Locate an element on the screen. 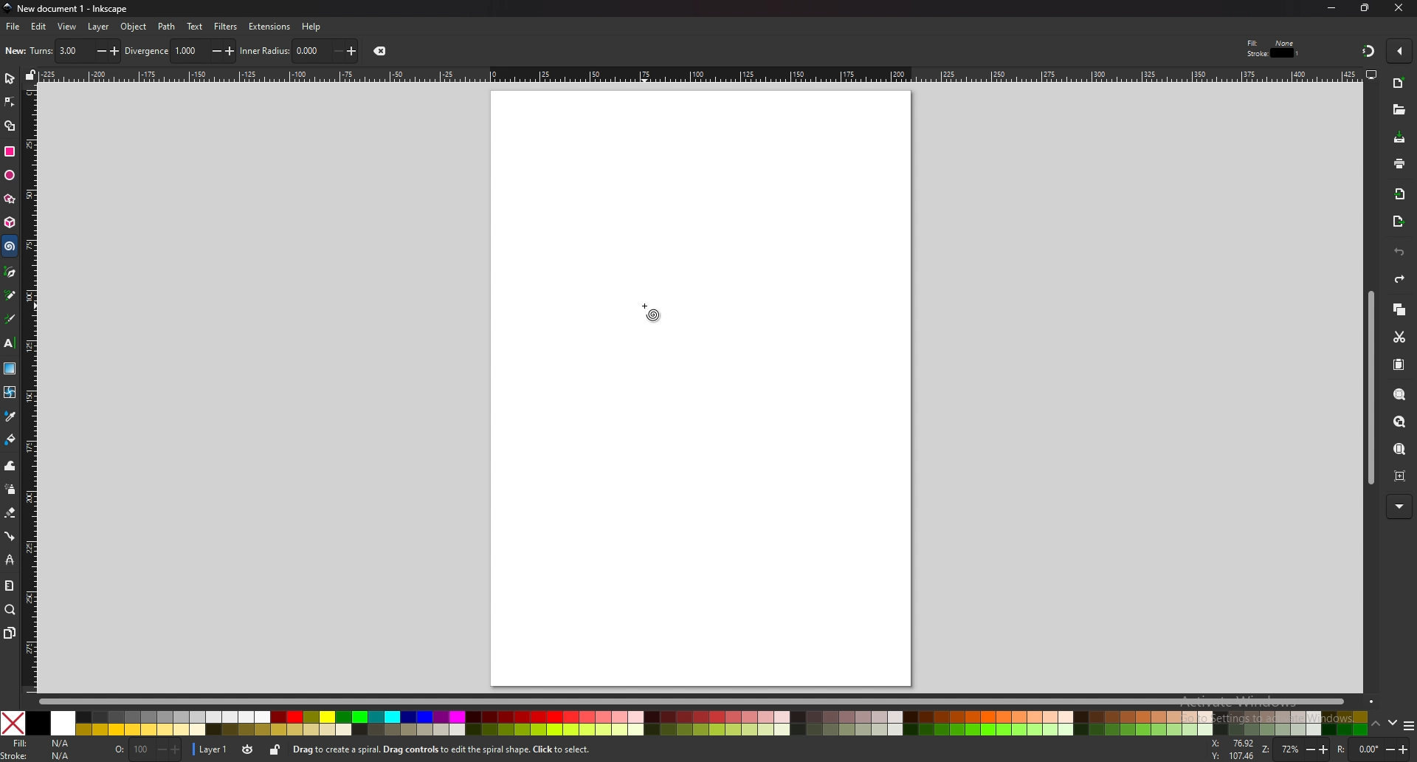 The image size is (1417, 762). connector is located at coordinates (10, 537).